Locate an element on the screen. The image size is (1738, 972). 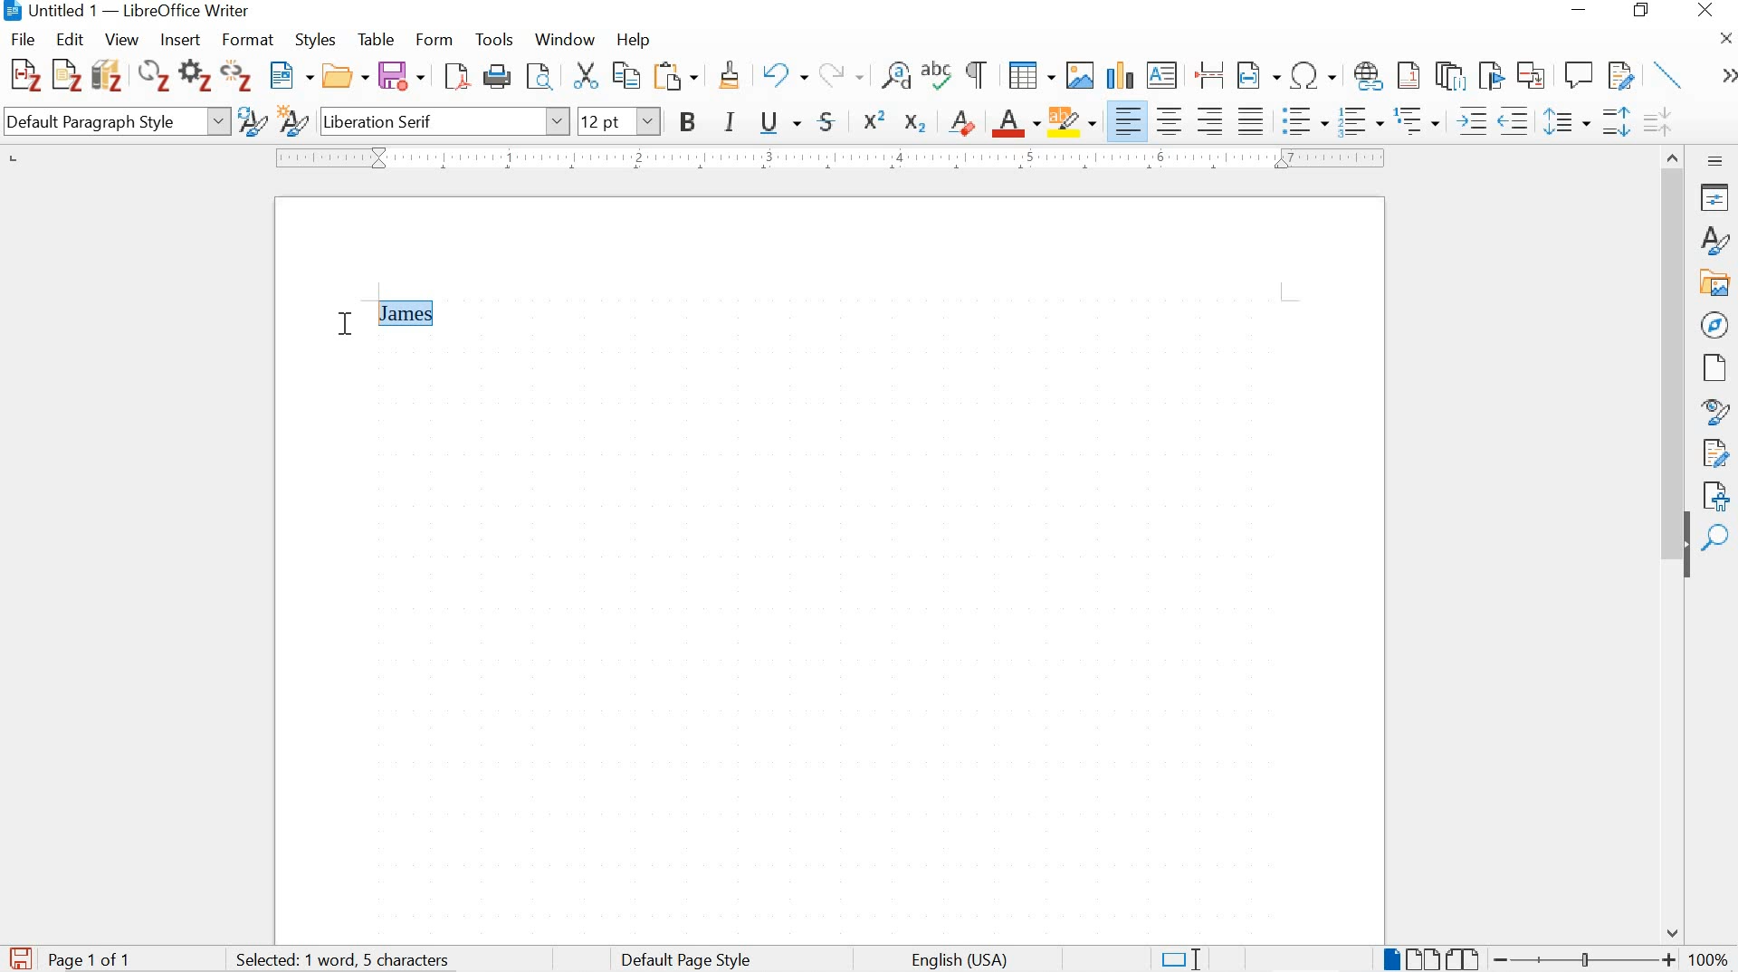
gallery is located at coordinates (1716, 282).